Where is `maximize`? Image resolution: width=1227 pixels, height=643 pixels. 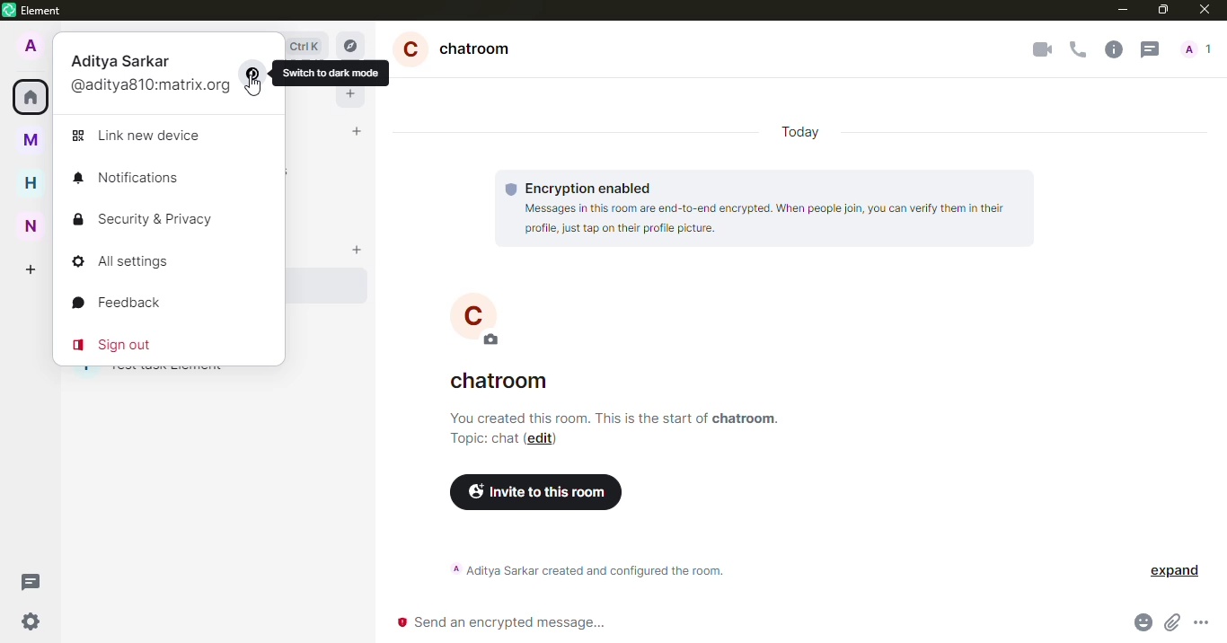
maximize is located at coordinates (1164, 8).